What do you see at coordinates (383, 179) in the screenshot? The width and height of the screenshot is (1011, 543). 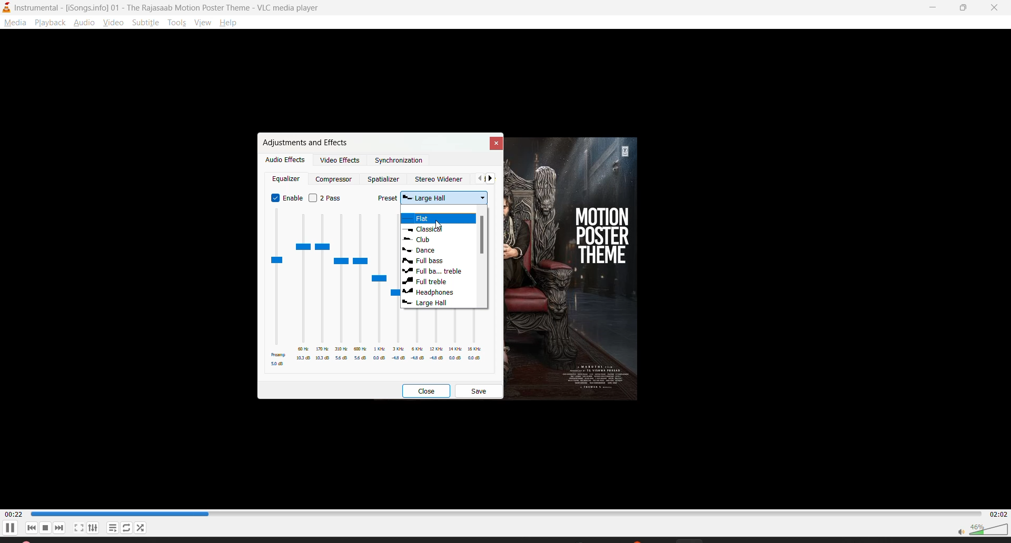 I see `spatializer` at bounding box center [383, 179].